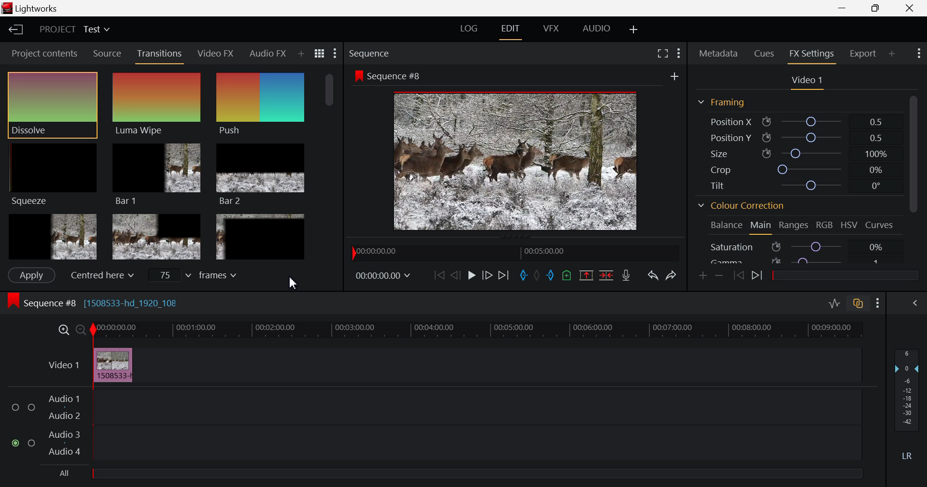 The image size is (927, 487). What do you see at coordinates (105, 53) in the screenshot?
I see `Source` at bounding box center [105, 53].